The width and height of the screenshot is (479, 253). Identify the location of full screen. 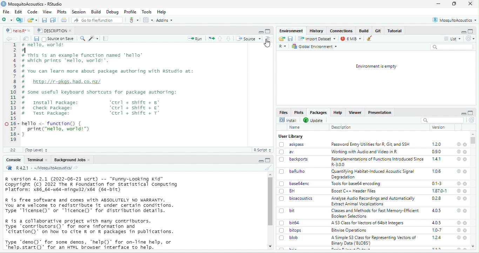
(268, 31).